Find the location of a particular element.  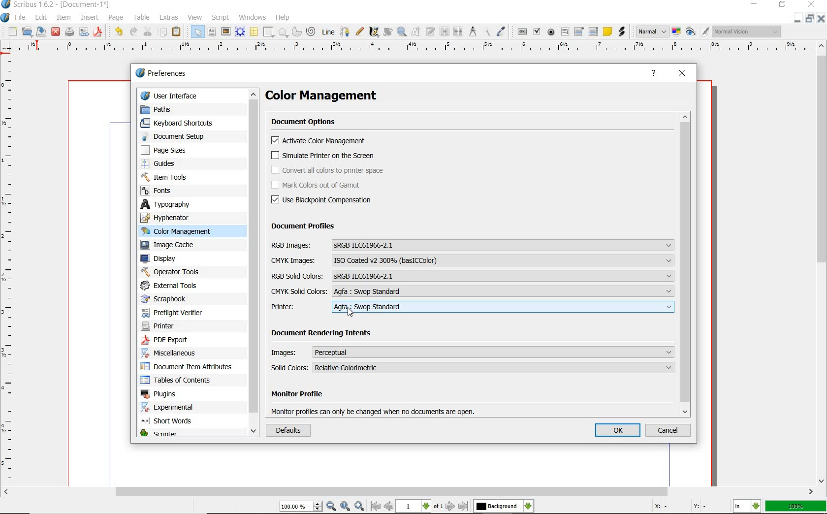

hyphenator is located at coordinates (180, 218).